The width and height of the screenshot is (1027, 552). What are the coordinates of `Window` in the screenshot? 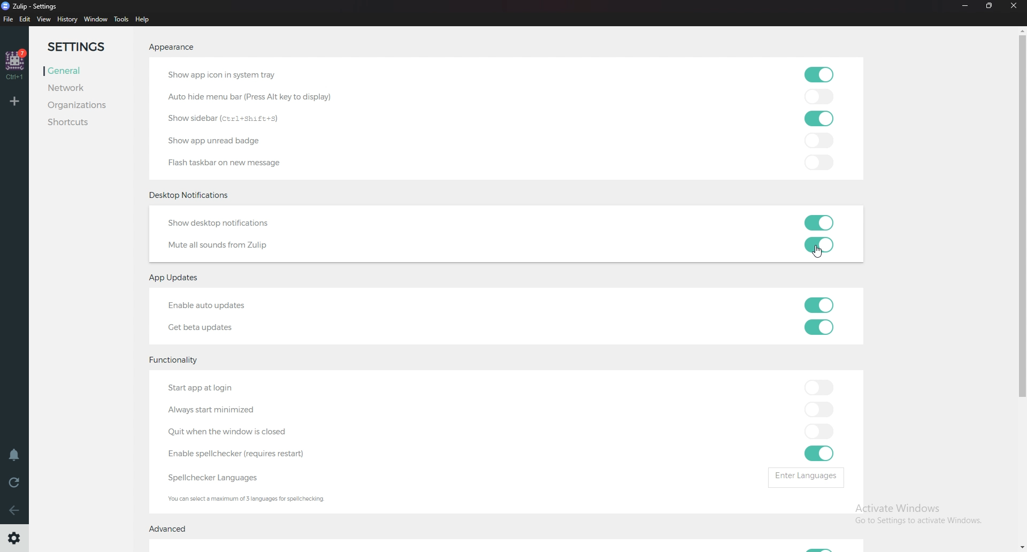 It's located at (97, 19).